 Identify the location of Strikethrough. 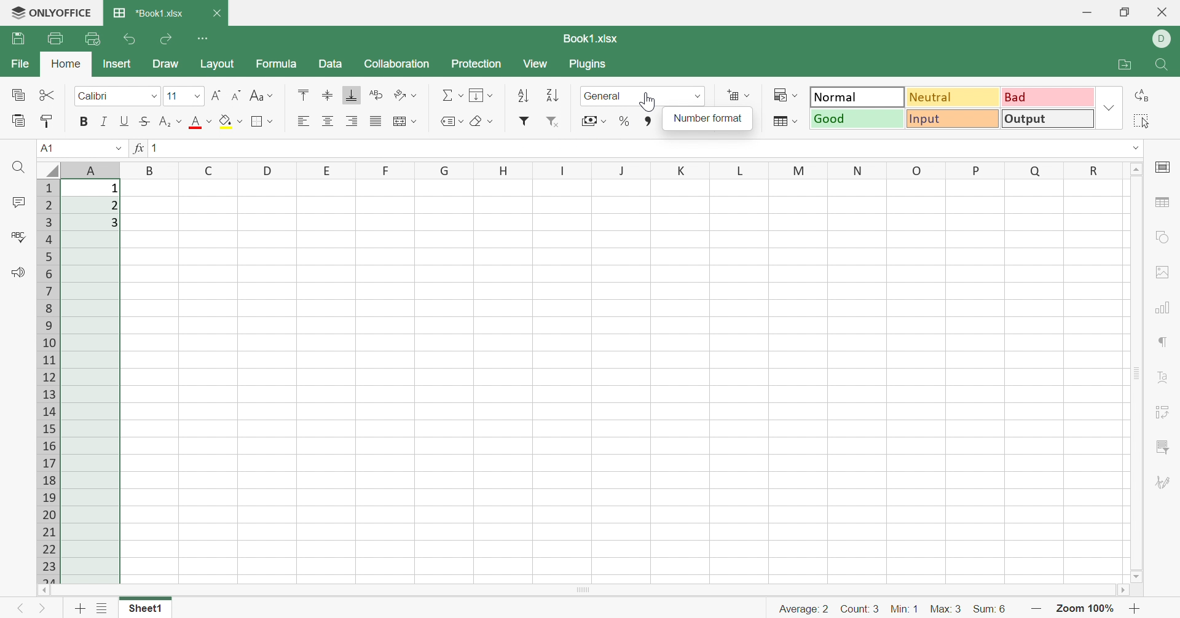
(146, 120).